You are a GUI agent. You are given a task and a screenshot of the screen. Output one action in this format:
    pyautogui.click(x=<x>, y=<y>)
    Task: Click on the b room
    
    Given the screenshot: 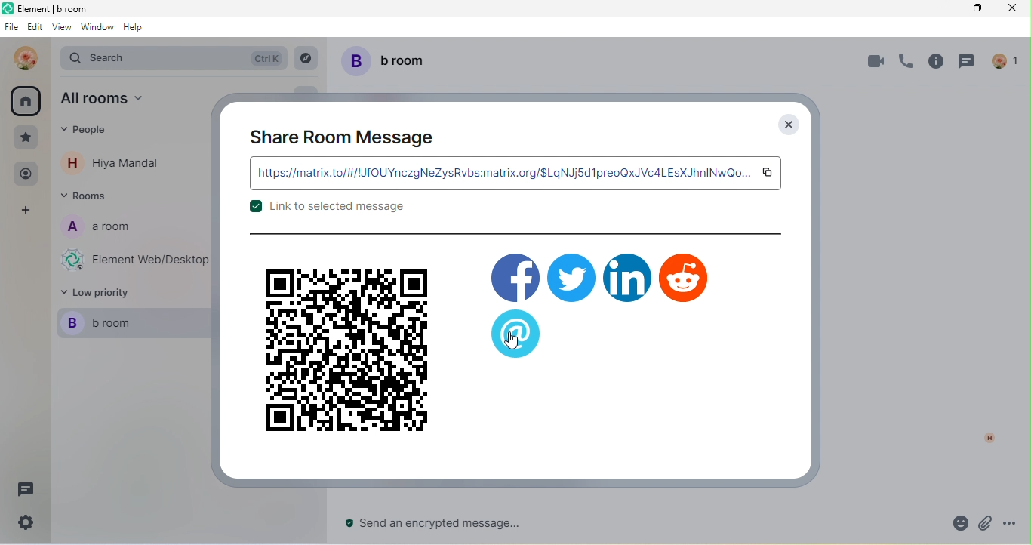 What is the action you would take?
    pyautogui.click(x=126, y=323)
    